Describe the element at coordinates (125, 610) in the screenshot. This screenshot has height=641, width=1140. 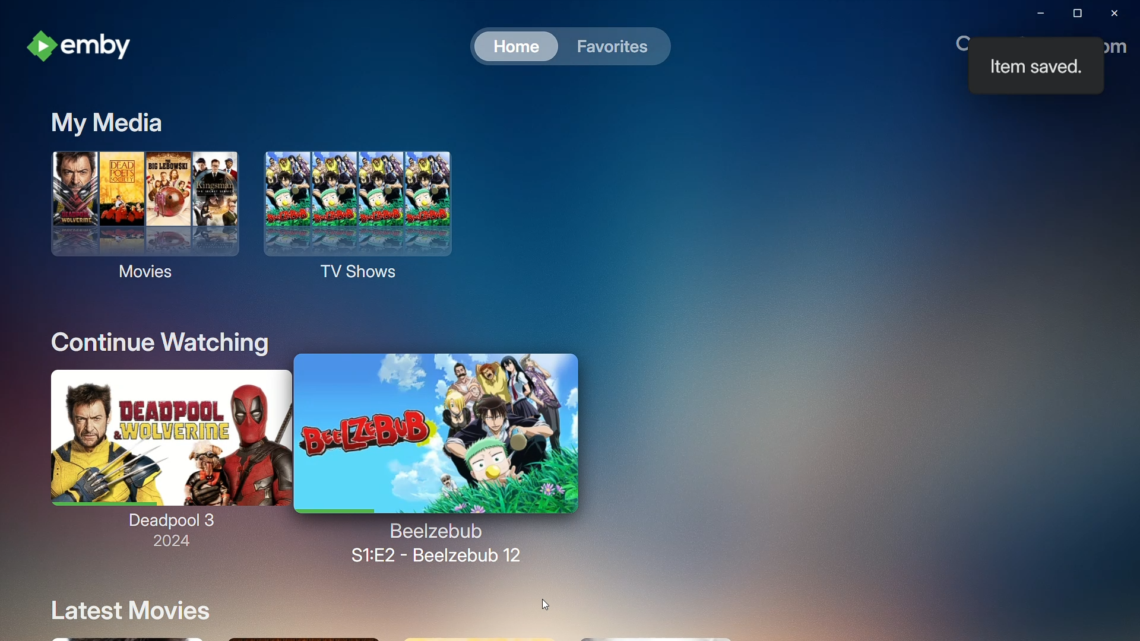
I see `Latest Movies` at that location.